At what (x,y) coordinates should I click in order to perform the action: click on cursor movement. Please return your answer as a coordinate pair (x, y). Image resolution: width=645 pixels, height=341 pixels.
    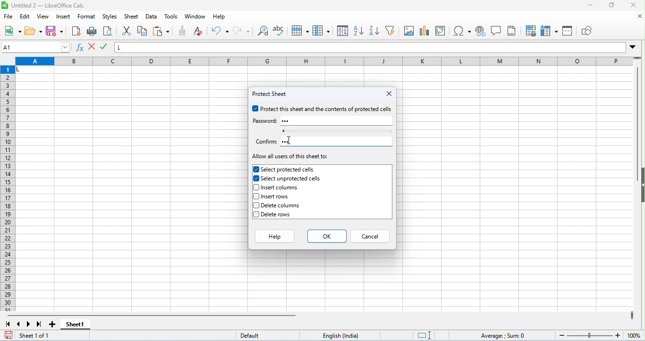
    Looking at the image, I should click on (291, 140).